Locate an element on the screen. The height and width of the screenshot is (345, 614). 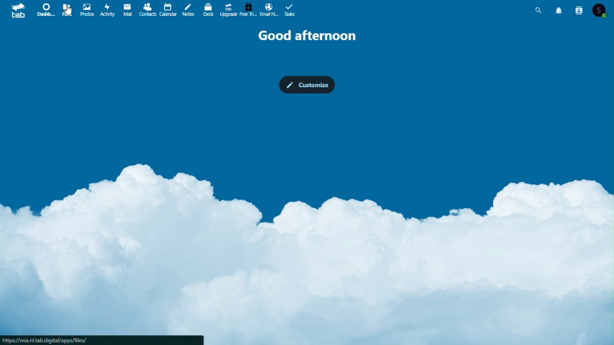
email hosting is located at coordinates (270, 10).